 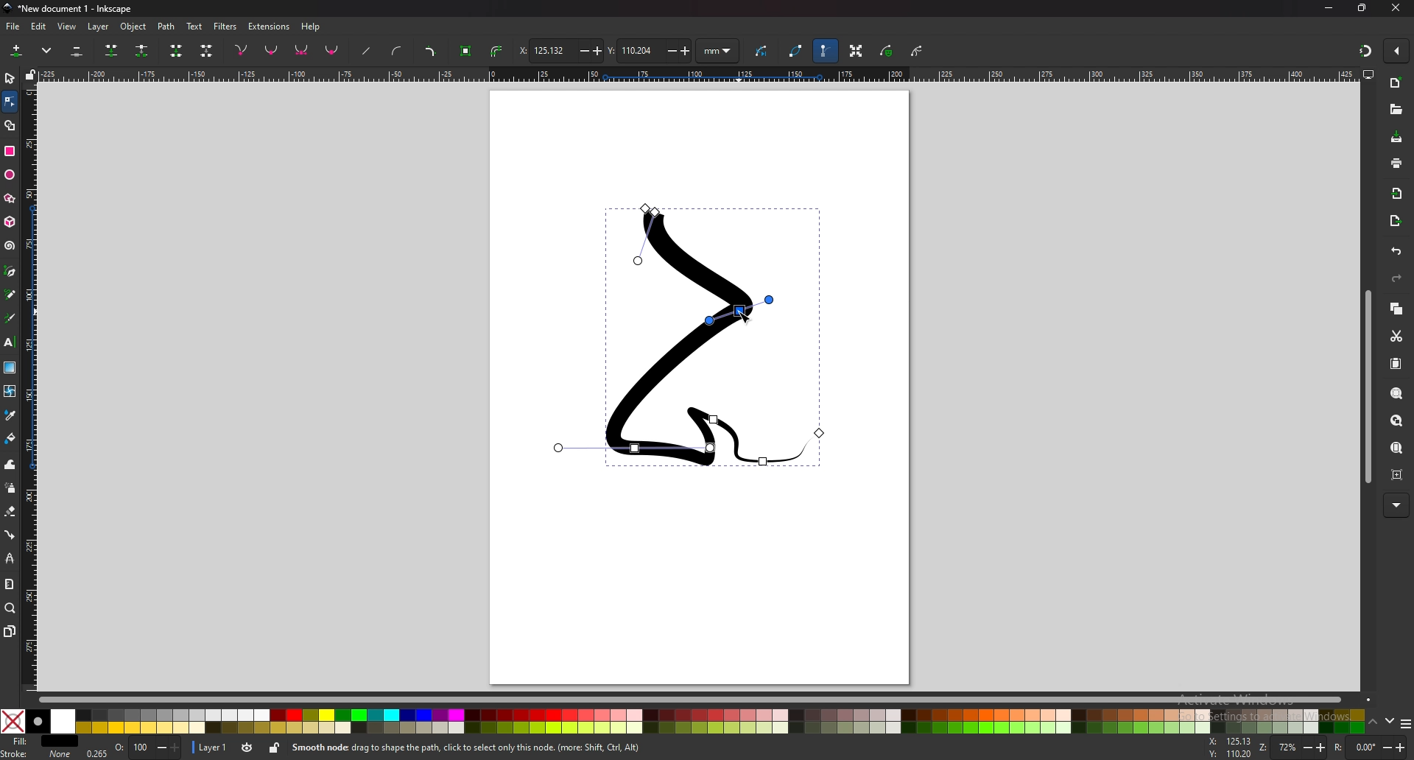 What do you see at coordinates (10, 585) in the screenshot?
I see `measure` at bounding box center [10, 585].